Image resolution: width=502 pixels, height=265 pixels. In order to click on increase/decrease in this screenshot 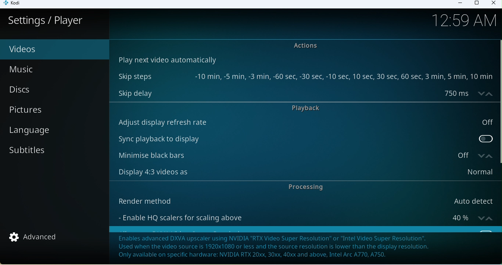, I will do `click(484, 155)`.